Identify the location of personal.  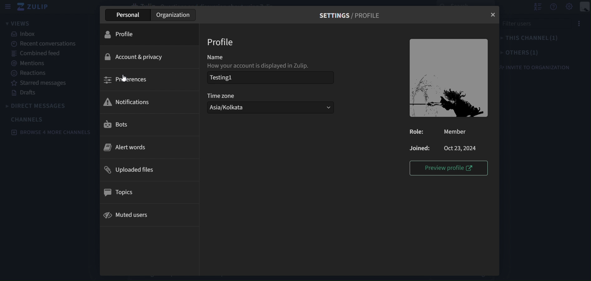
(128, 15).